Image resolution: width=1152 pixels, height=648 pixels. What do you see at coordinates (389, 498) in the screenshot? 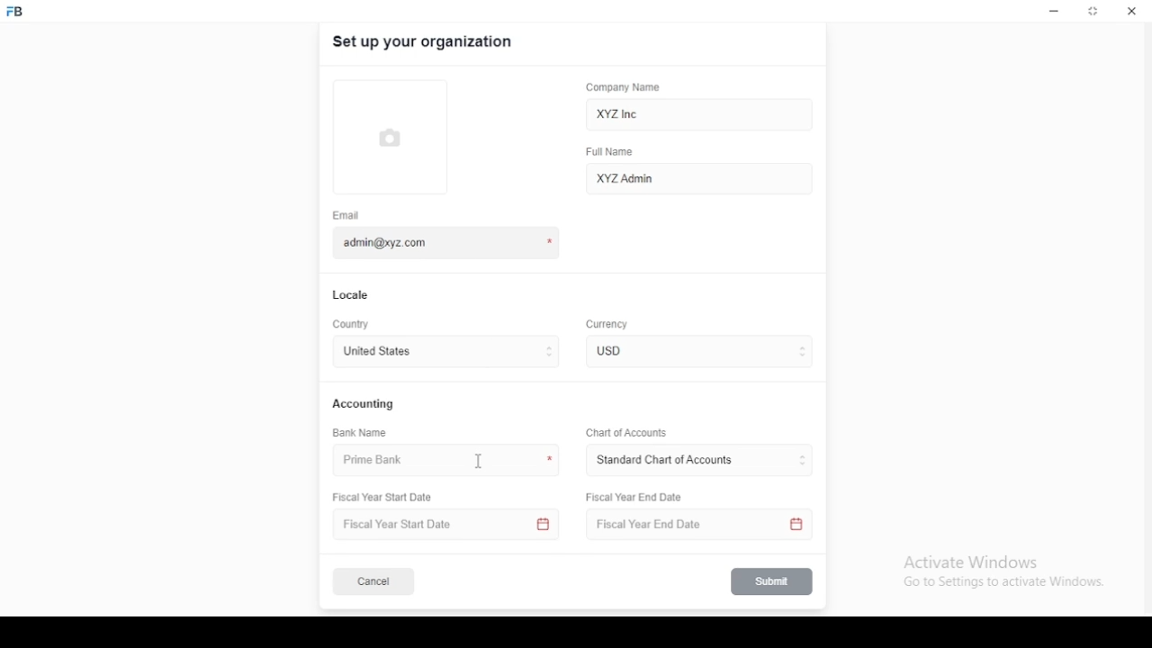
I see `Fiscal Year Start Date` at bounding box center [389, 498].